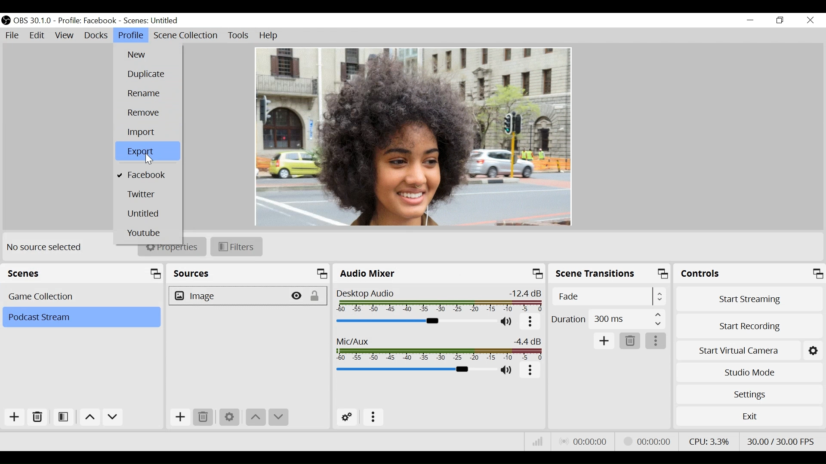 The image size is (826, 464). What do you see at coordinates (439, 273) in the screenshot?
I see `Audio Mixer` at bounding box center [439, 273].